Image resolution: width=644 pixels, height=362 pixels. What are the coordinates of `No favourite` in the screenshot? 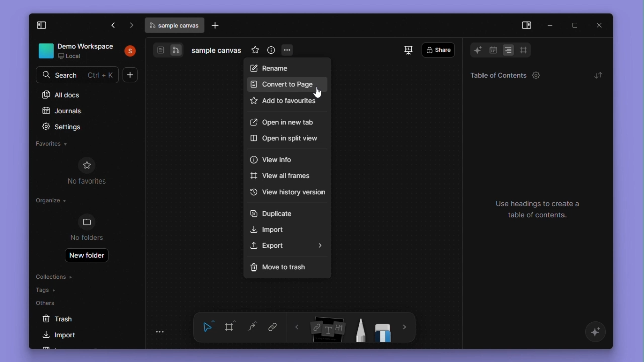 It's located at (92, 171).